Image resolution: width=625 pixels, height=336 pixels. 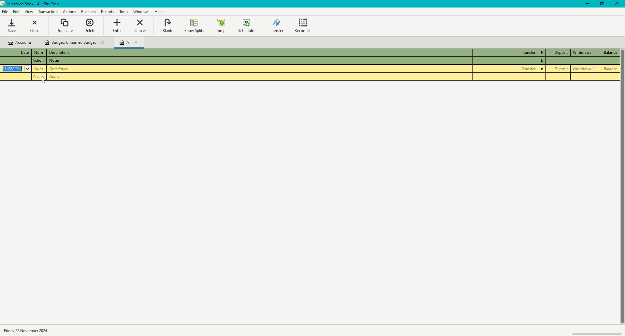 I want to click on Help, so click(x=160, y=12).